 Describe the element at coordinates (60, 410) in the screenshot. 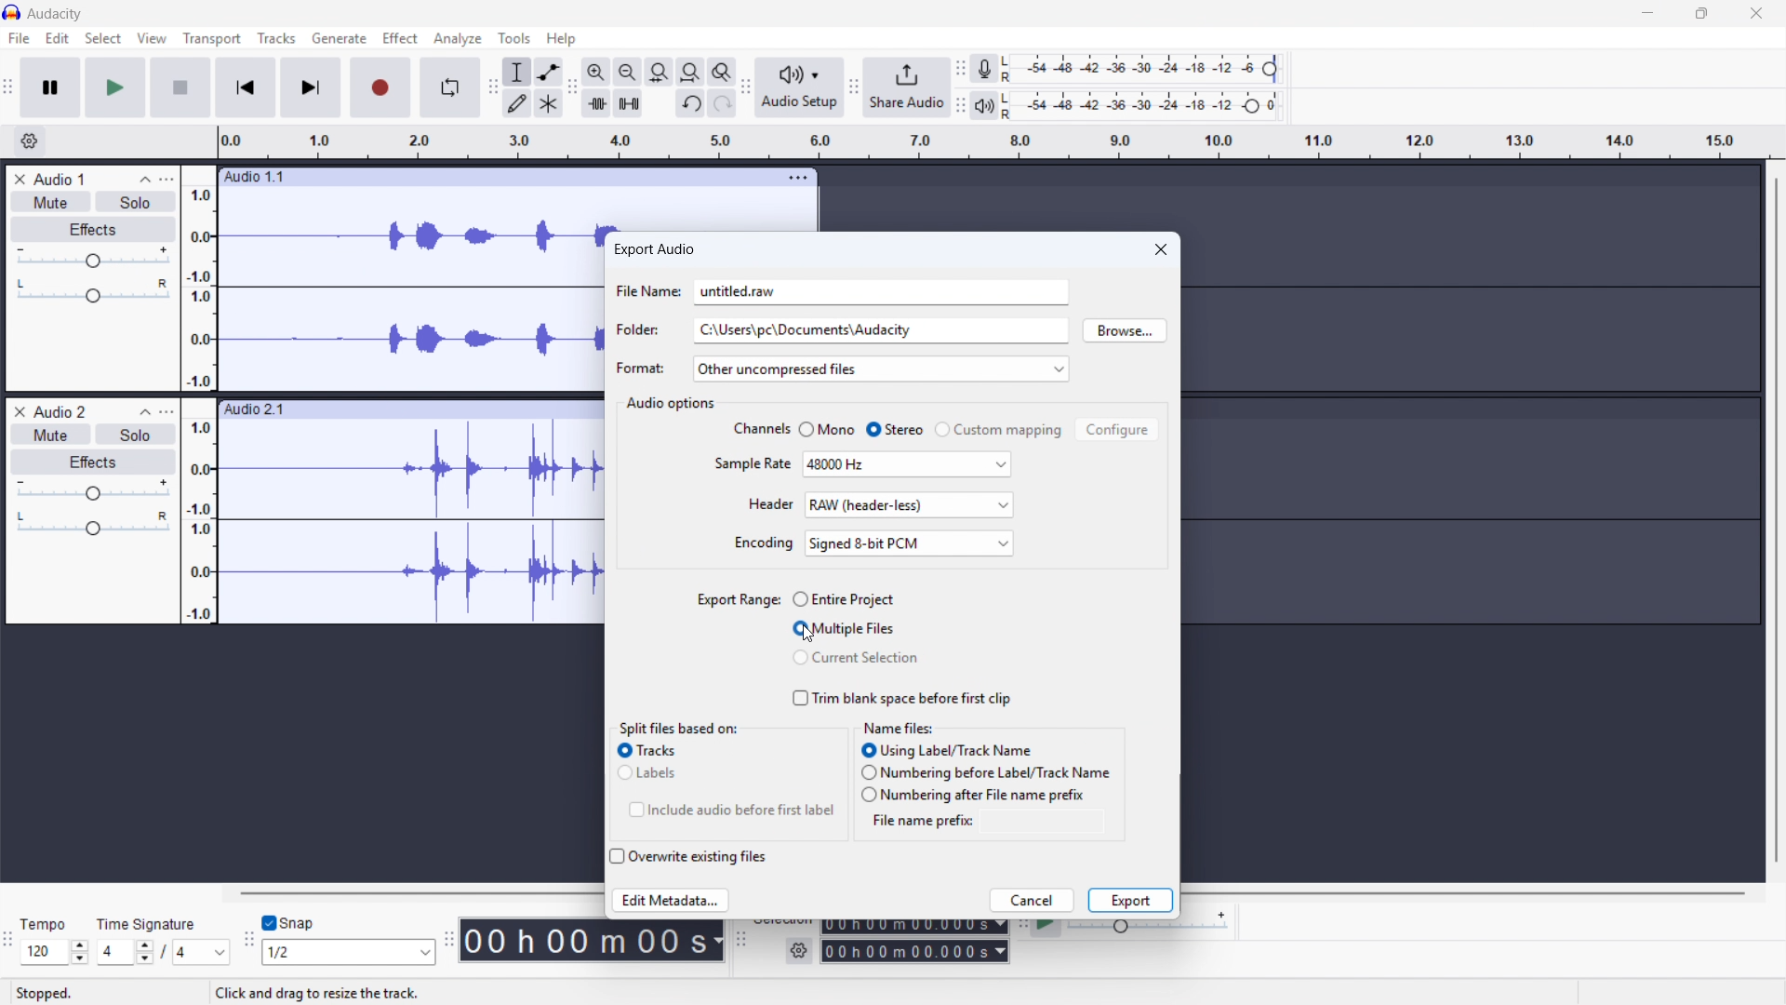

I see `Audio 2` at that location.